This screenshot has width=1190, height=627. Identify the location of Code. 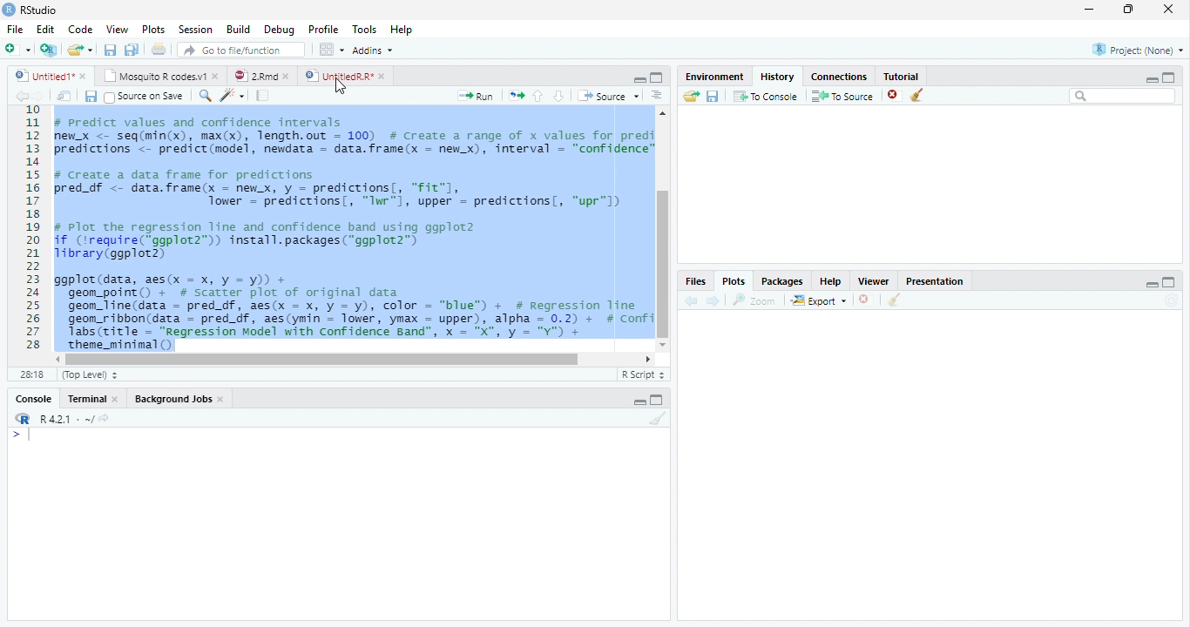
(81, 30).